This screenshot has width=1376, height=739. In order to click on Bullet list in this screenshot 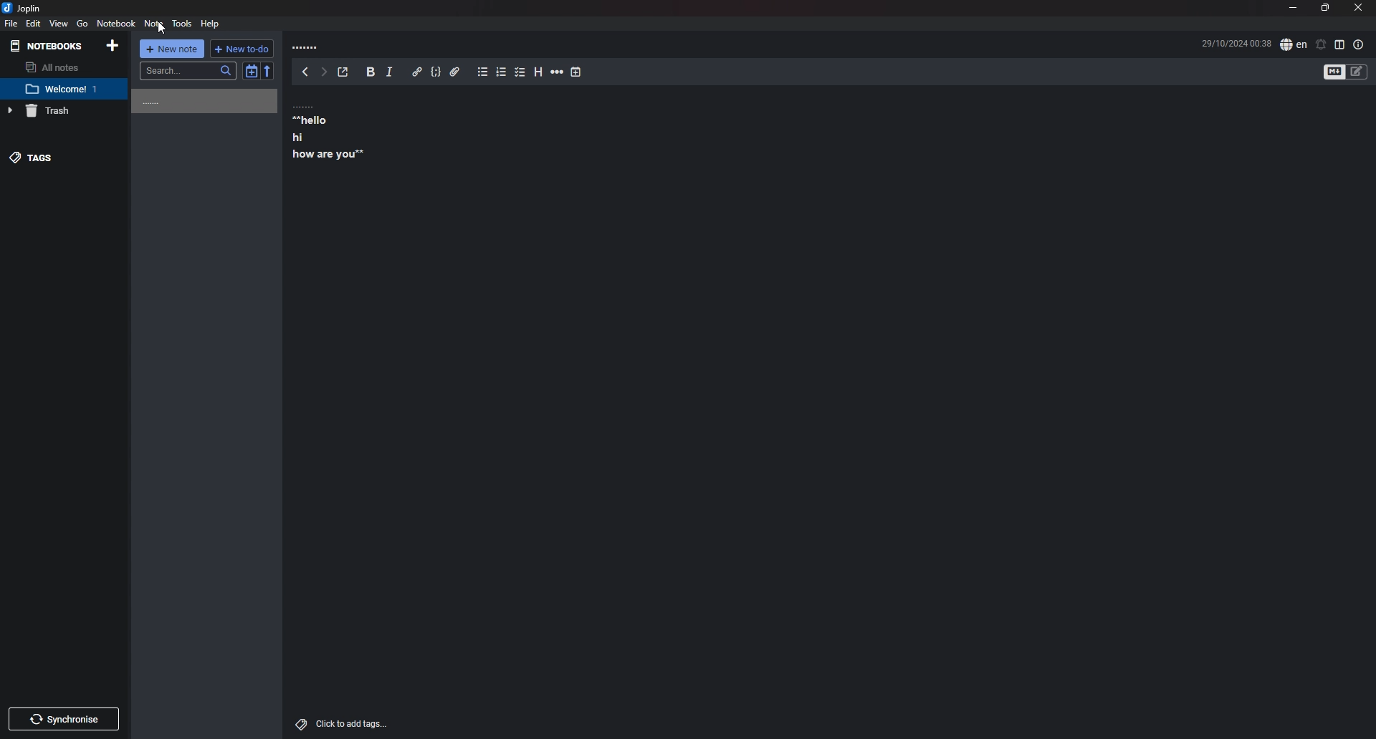, I will do `click(483, 72)`.